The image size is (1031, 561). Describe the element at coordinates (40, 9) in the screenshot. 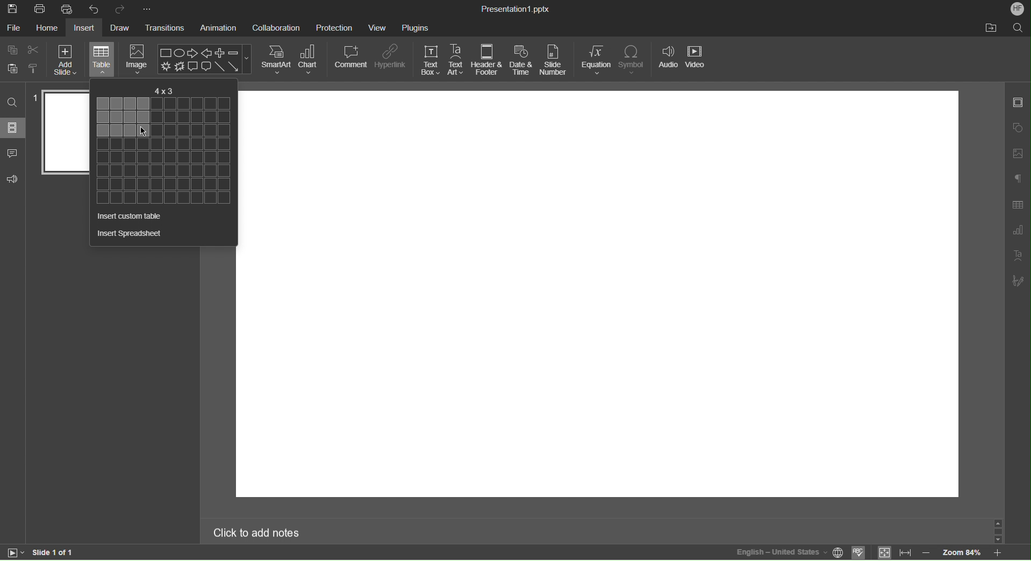

I see `Print` at that location.